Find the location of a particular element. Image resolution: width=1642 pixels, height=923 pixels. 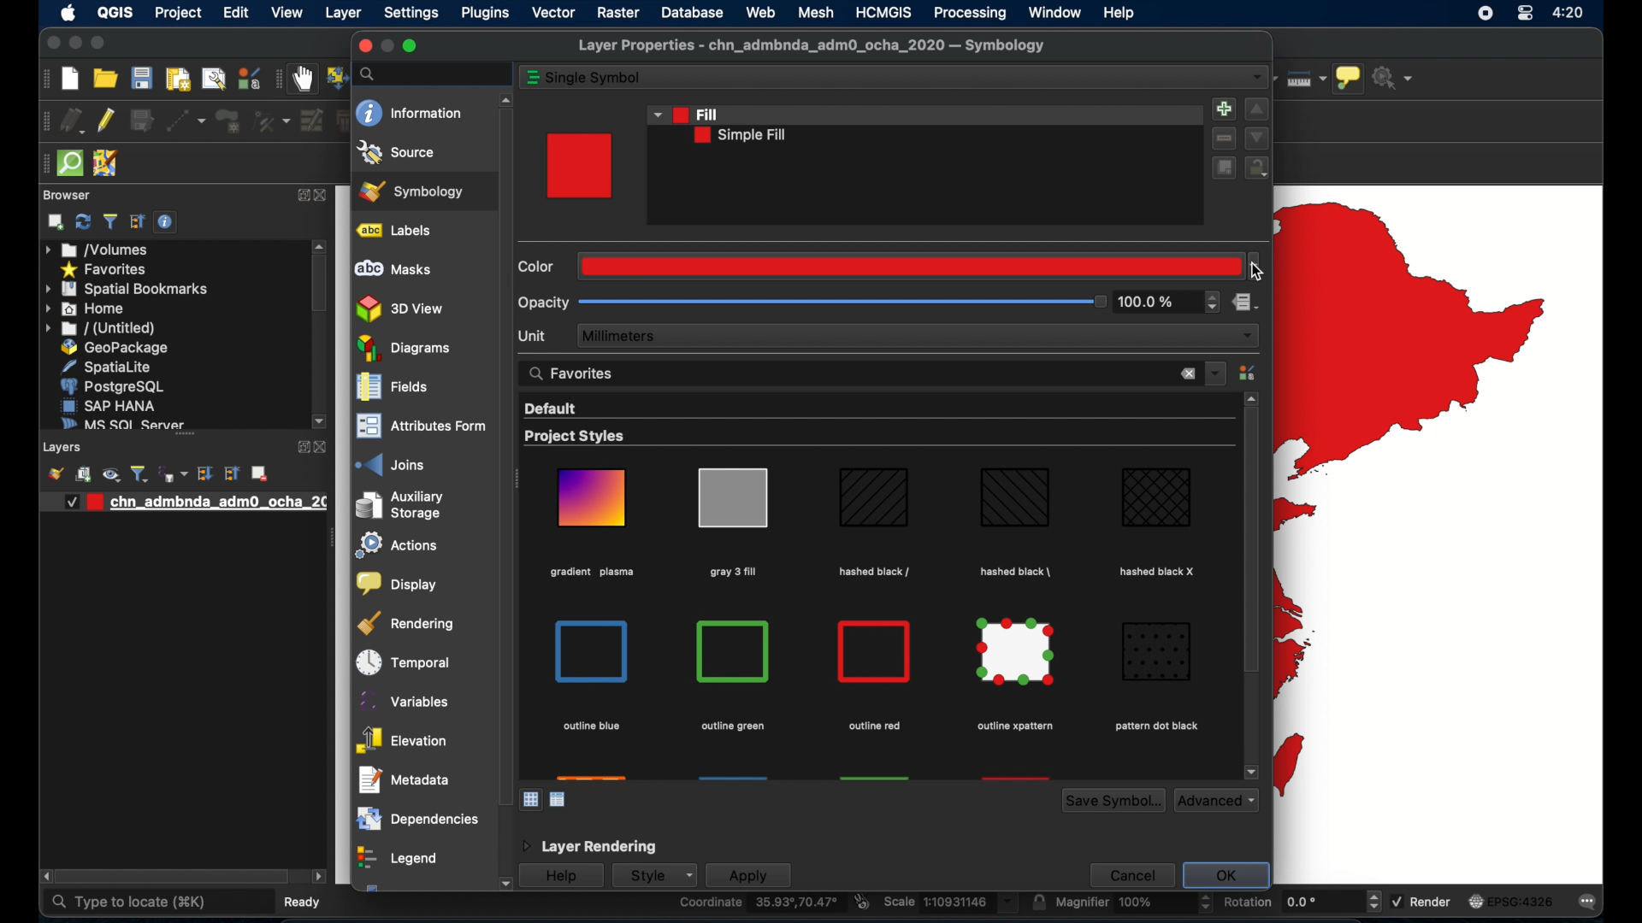

filter legend by expression is located at coordinates (174, 473).